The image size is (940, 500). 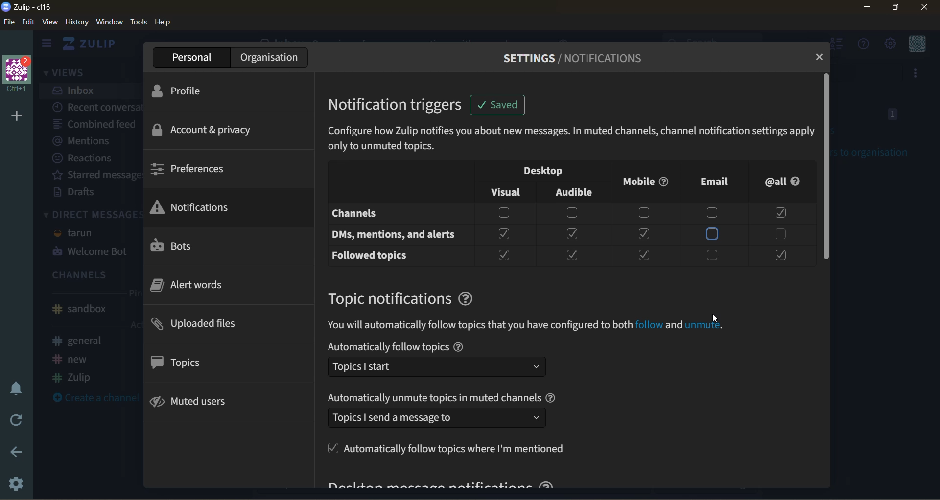 What do you see at coordinates (29, 23) in the screenshot?
I see `edit` at bounding box center [29, 23].